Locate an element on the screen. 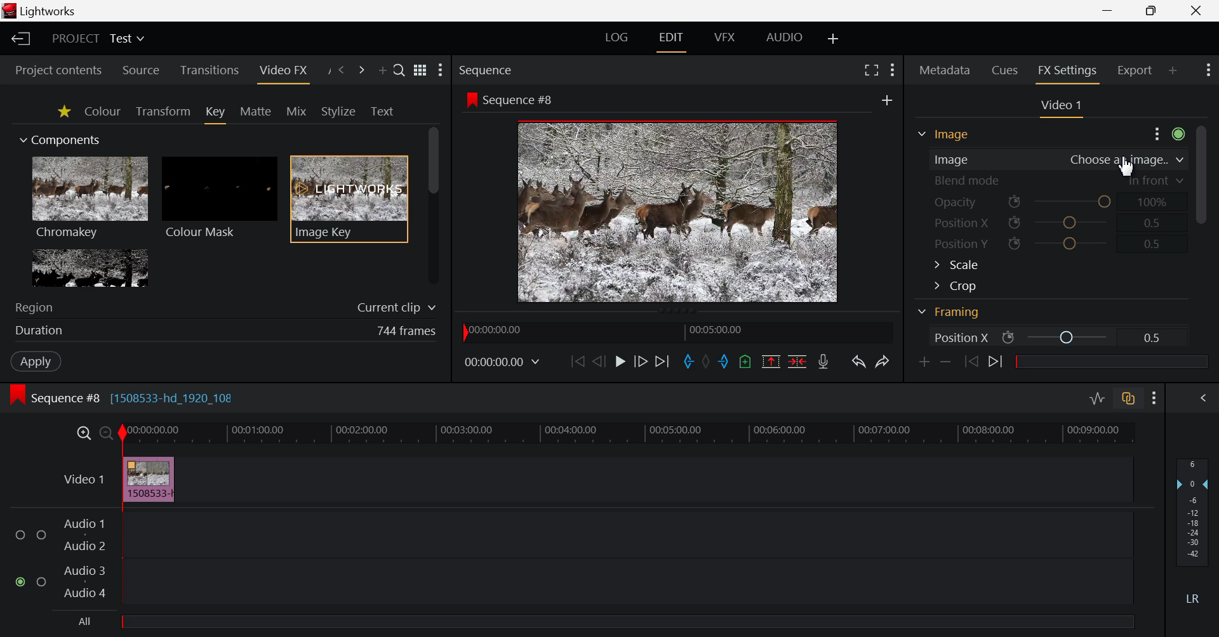 This screenshot has width=1219, height=637. Toggle audio levels editing is located at coordinates (1096, 399).